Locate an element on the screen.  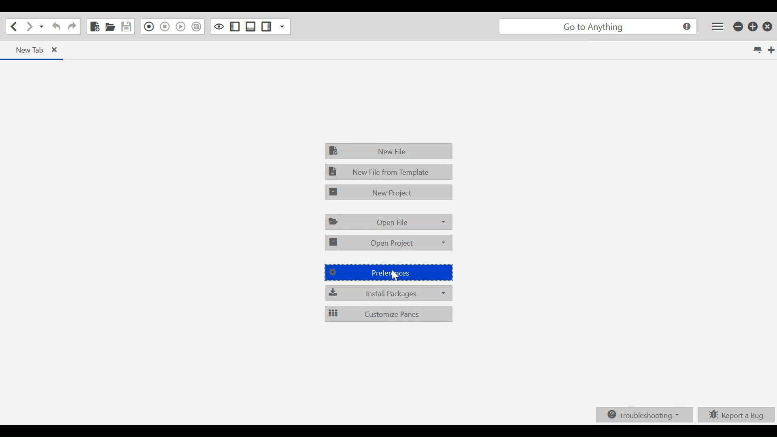
Customize Panes is located at coordinates (388, 314).